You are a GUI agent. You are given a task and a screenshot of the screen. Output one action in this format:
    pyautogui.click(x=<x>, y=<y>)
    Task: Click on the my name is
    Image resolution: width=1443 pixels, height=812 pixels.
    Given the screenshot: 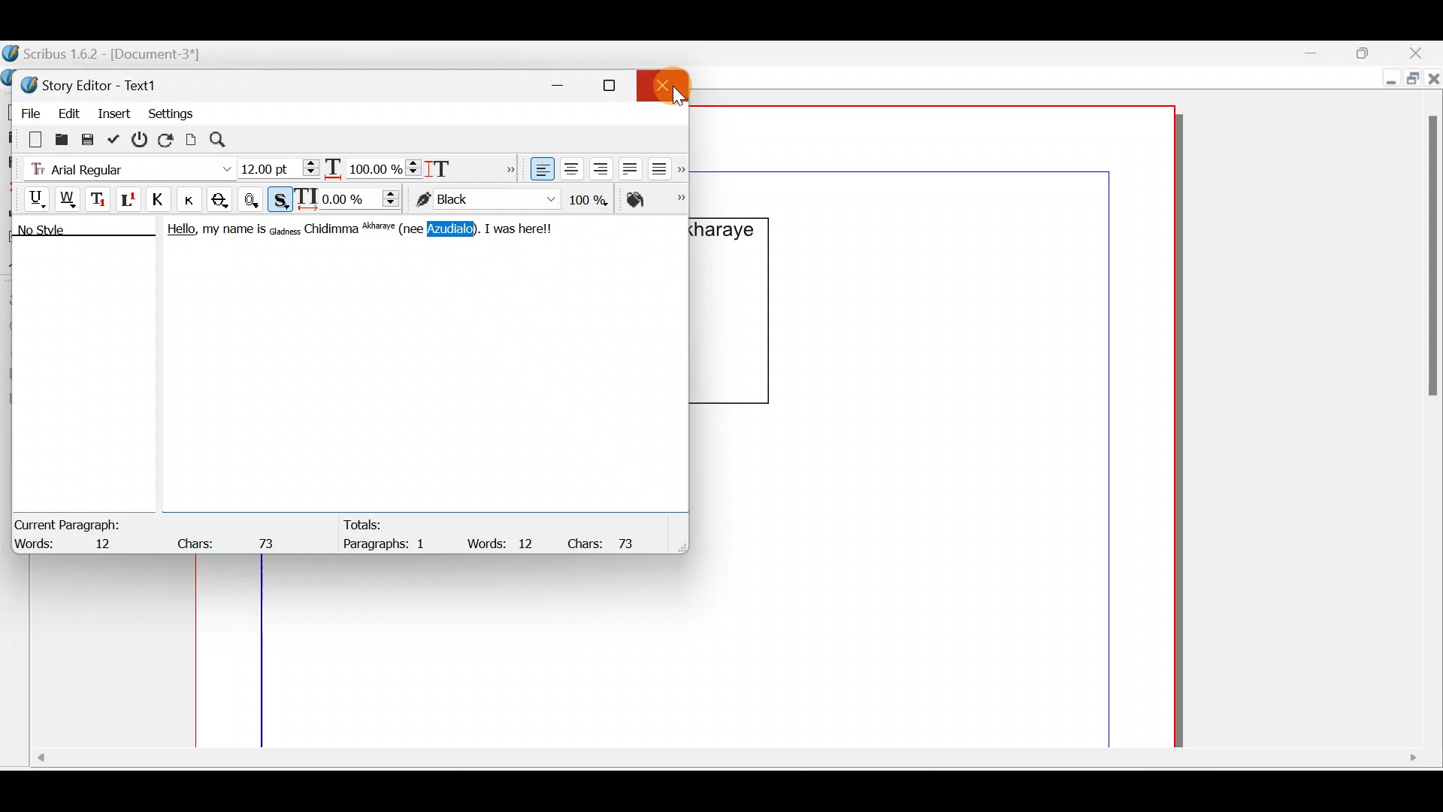 What is the action you would take?
    pyautogui.click(x=233, y=232)
    